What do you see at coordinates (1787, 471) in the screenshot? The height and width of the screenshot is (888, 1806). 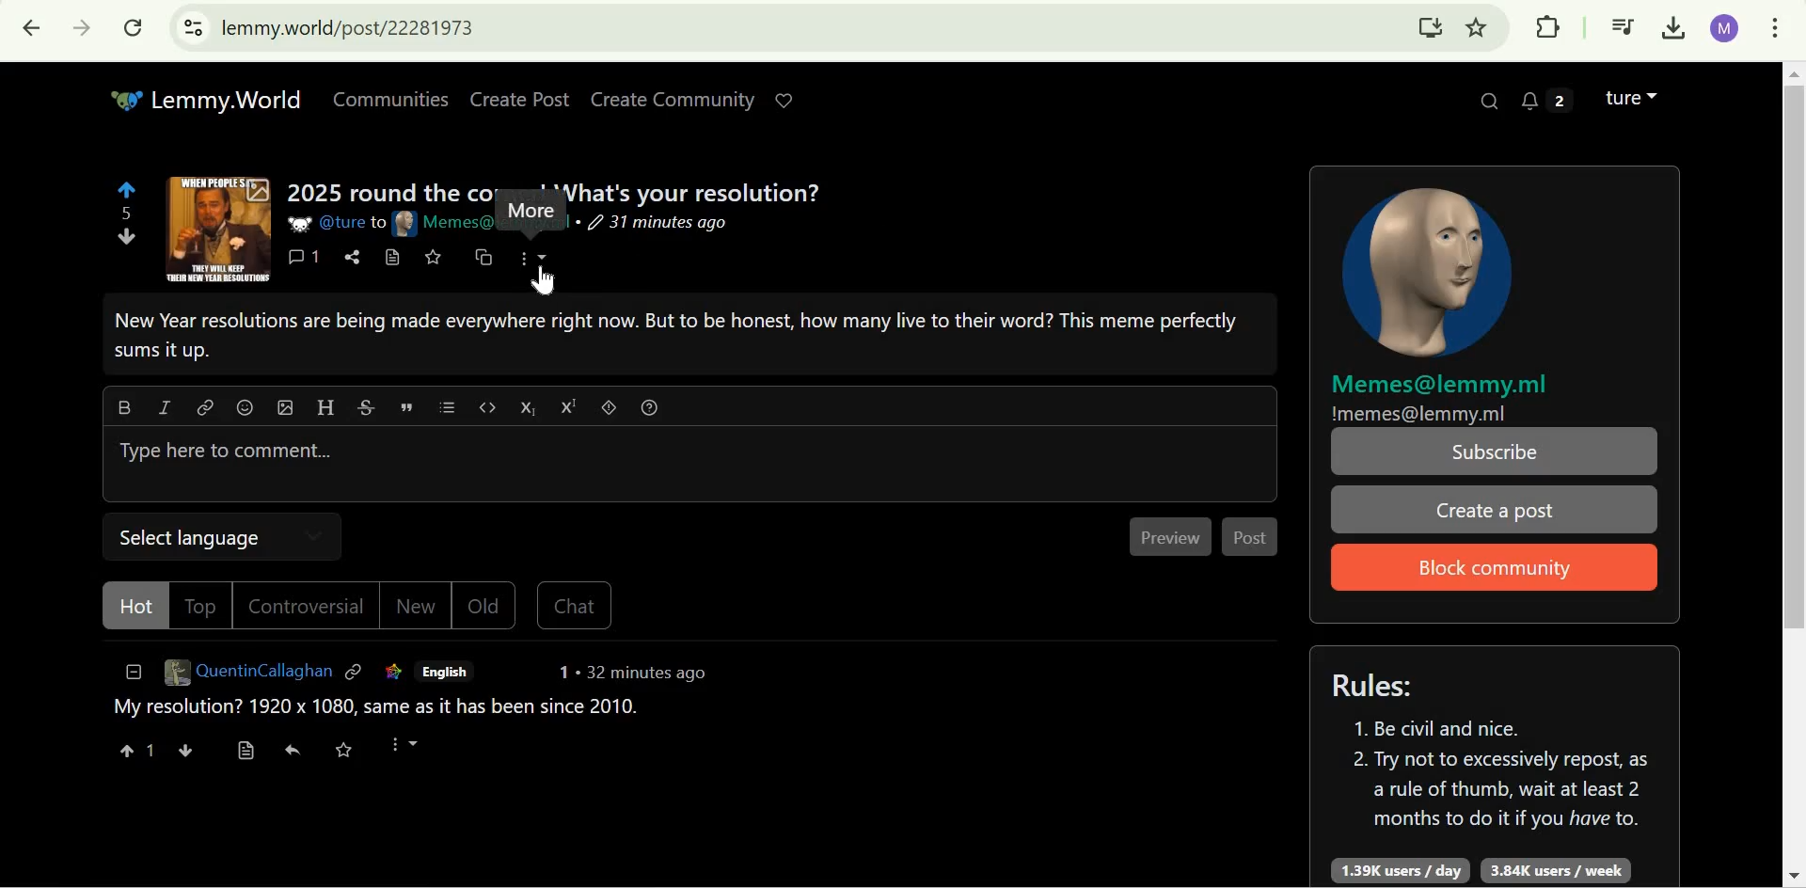 I see `Scrollbar` at bounding box center [1787, 471].